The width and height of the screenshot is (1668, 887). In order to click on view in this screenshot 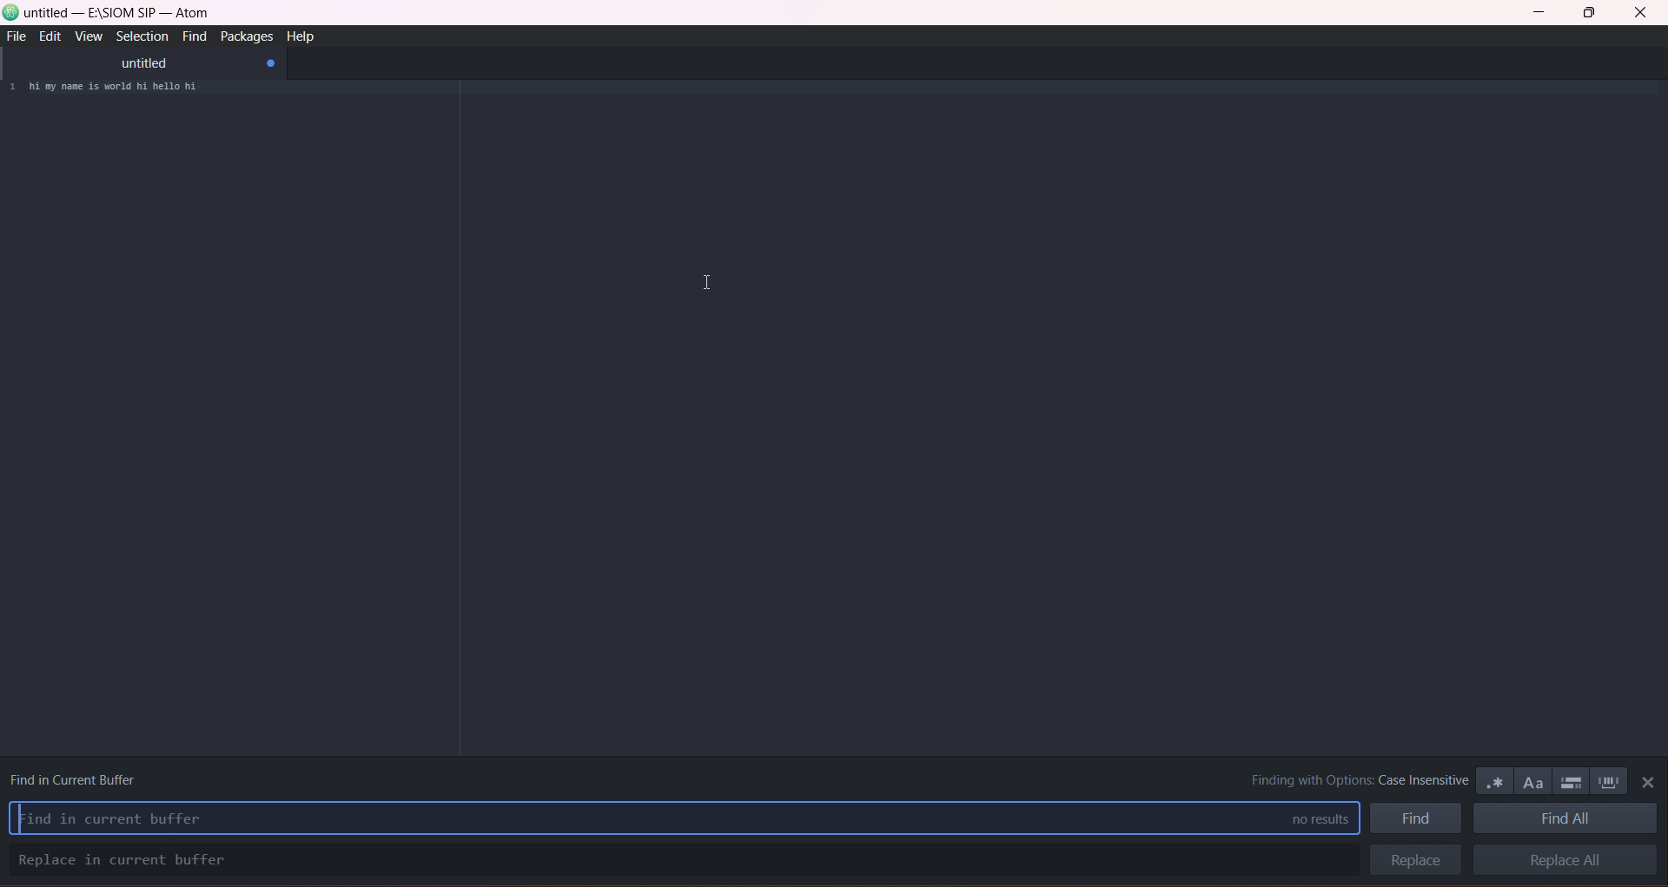, I will do `click(88, 37)`.